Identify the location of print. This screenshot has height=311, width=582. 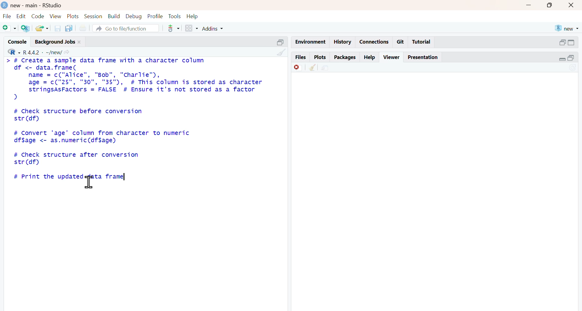
(83, 29).